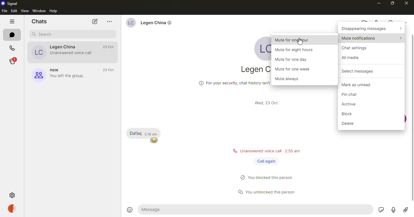 Image resolution: width=414 pixels, height=217 pixels. I want to click on scroll bar, so click(412, 117).